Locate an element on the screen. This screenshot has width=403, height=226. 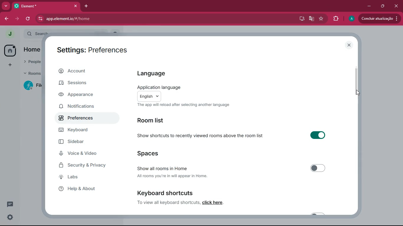
account is located at coordinates (86, 71).